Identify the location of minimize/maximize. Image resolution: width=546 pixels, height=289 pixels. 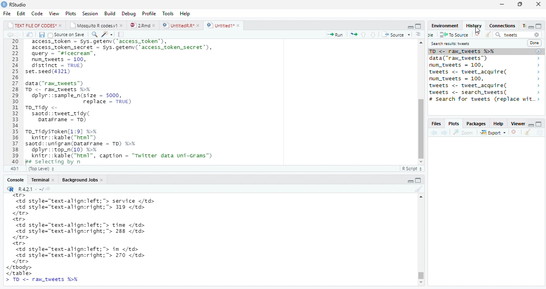
(536, 123).